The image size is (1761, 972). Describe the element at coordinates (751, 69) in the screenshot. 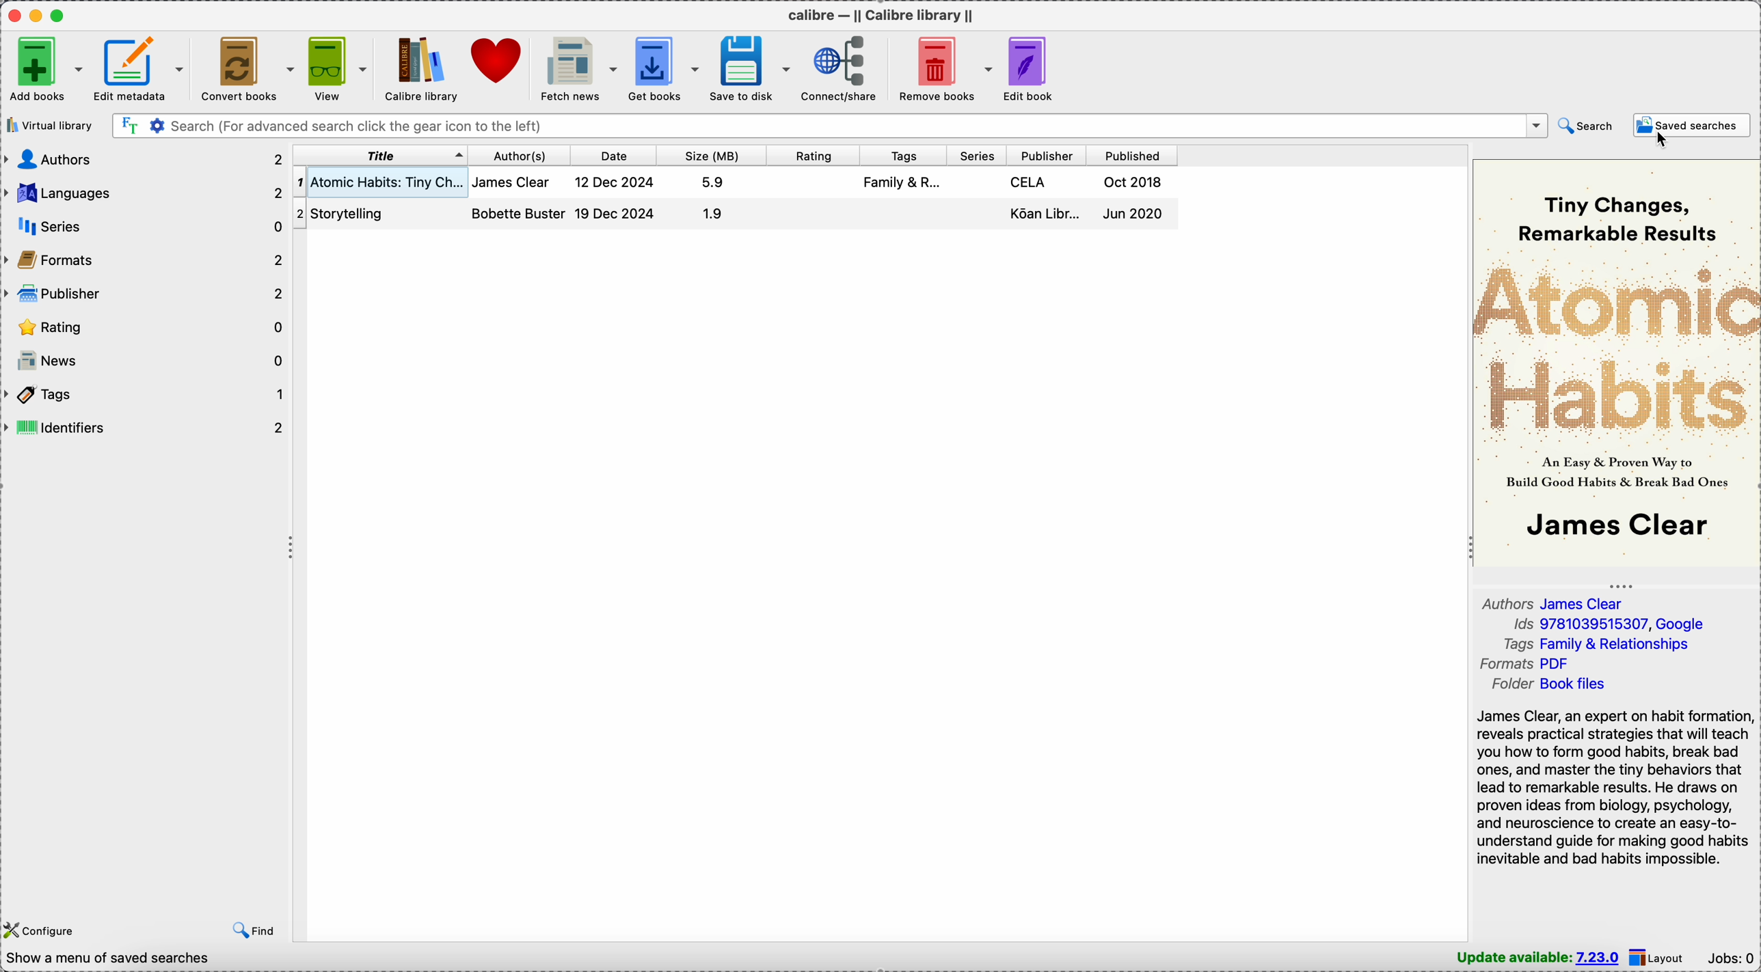

I see `save to disk` at that location.